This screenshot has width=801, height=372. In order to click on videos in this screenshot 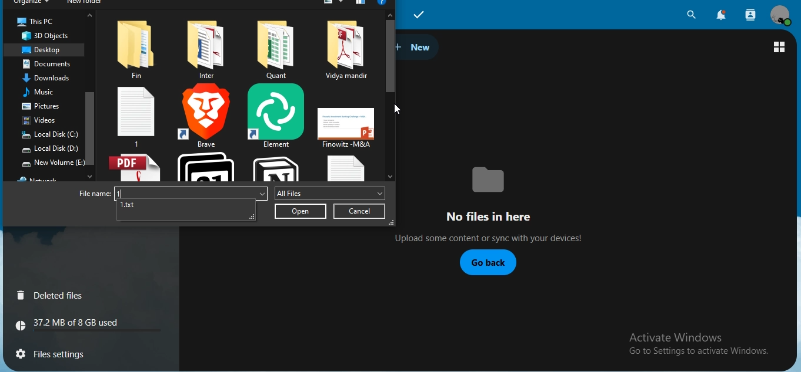, I will do `click(44, 120)`.